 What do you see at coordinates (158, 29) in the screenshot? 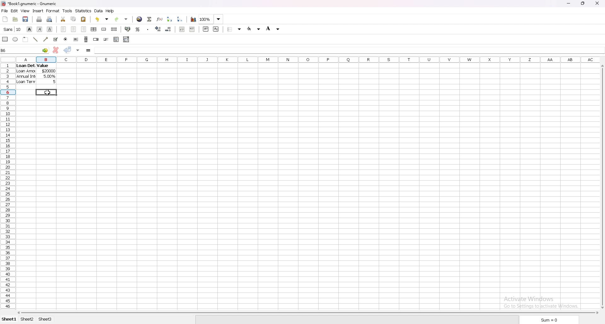
I see `increase decimals` at bounding box center [158, 29].